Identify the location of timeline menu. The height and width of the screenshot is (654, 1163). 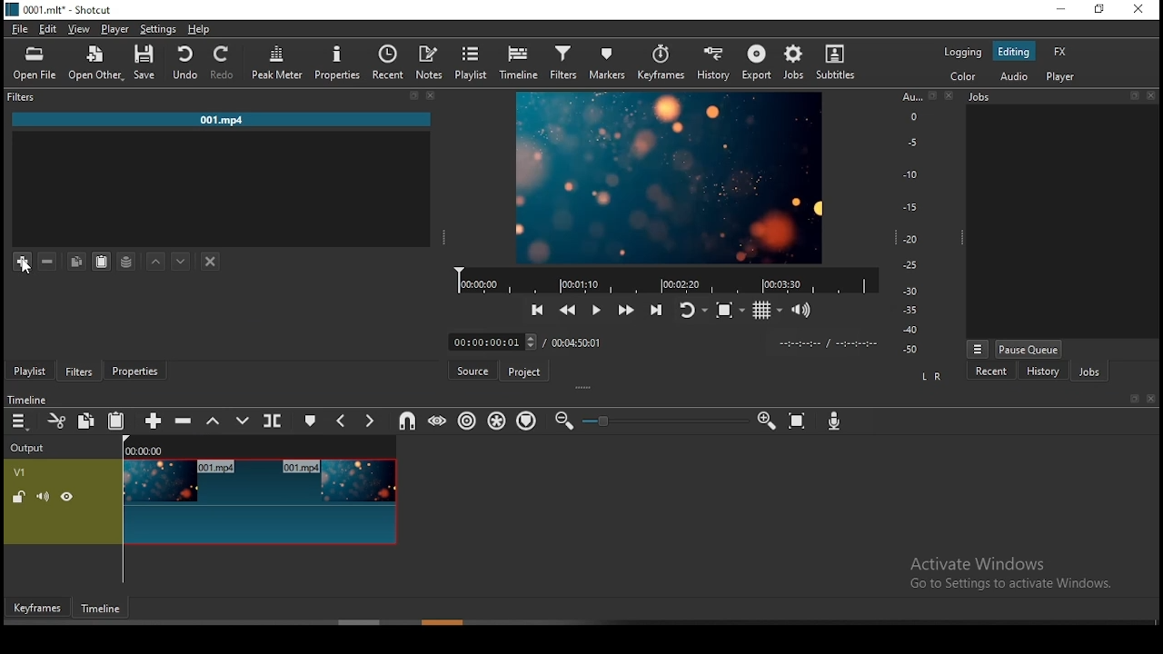
(21, 344).